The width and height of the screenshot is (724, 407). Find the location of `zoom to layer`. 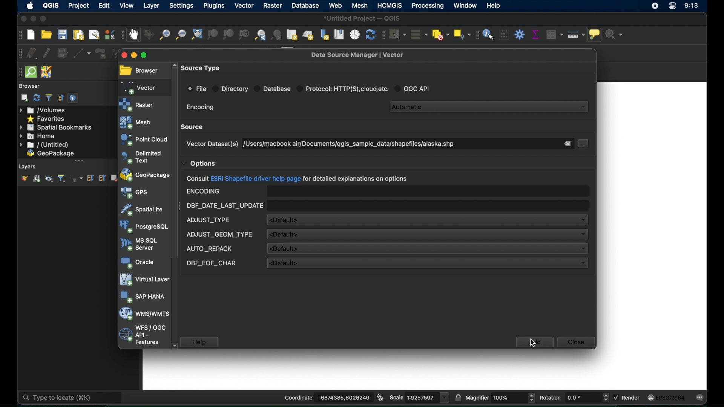

zoom to layer is located at coordinates (229, 35).